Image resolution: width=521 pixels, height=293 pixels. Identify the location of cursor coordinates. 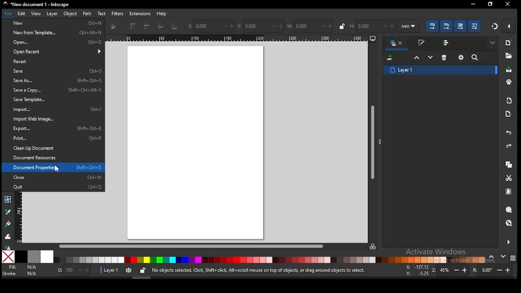
(416, 269).